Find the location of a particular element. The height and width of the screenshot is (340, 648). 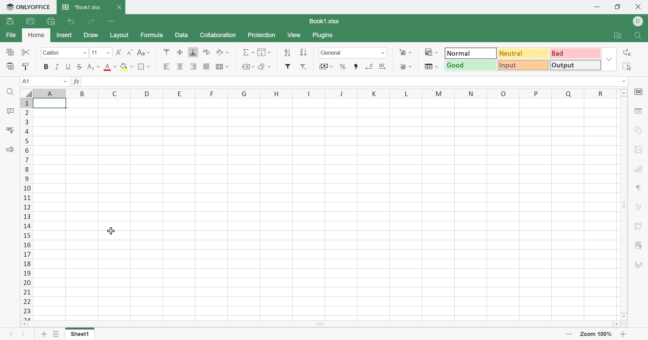

*Book1.xlsx is located at coordinates (83, 6).